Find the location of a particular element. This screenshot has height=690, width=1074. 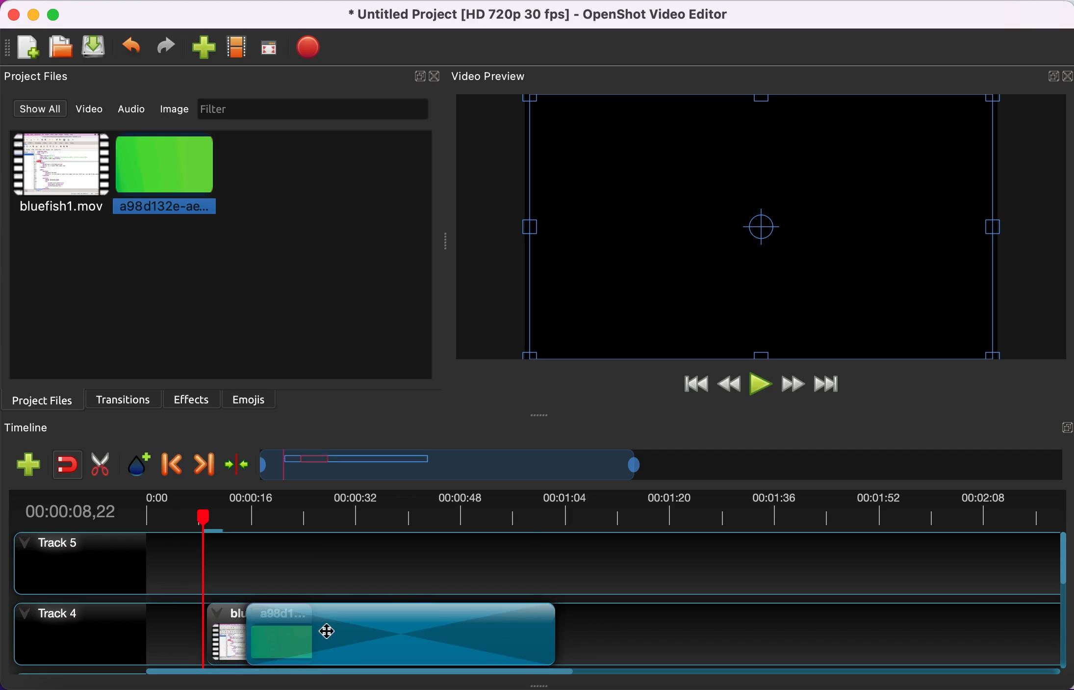

undo is located at coordinates (129, 47).